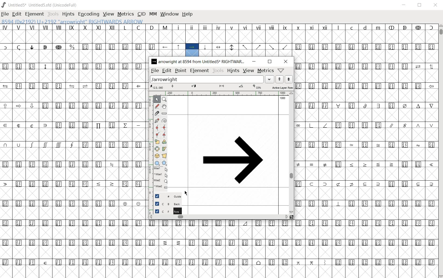  I want to click on perform a perspective transformation on the selection, so click(164, 156).